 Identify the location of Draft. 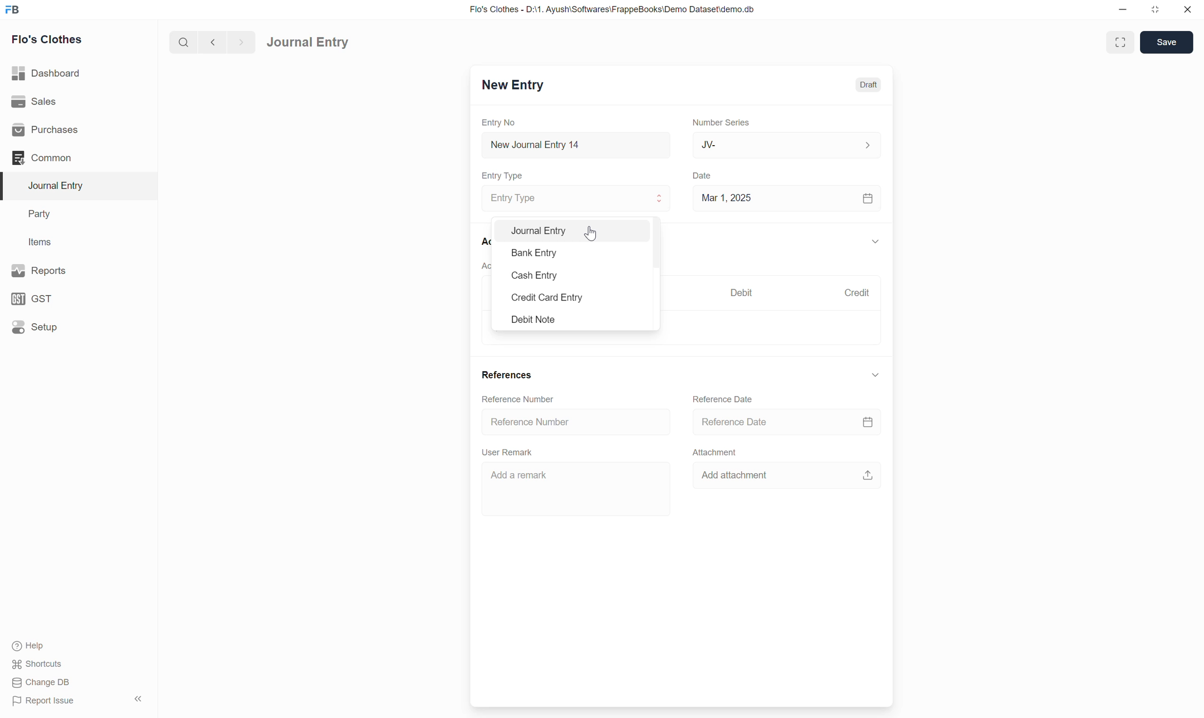
(869, 84).